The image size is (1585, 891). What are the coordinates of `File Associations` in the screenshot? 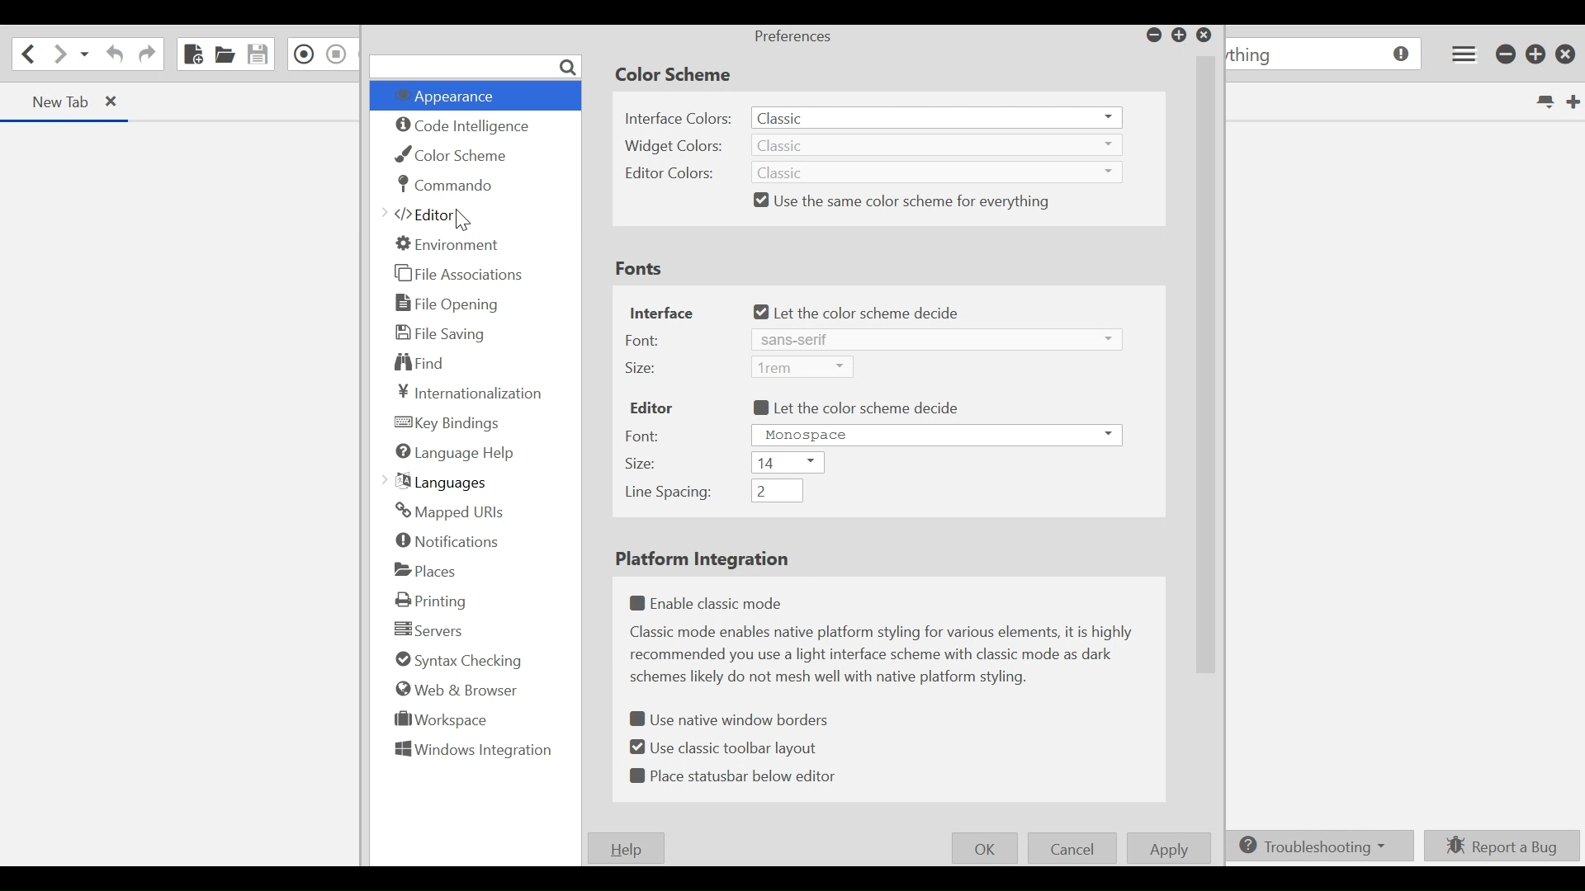 It's located at (458, 272).